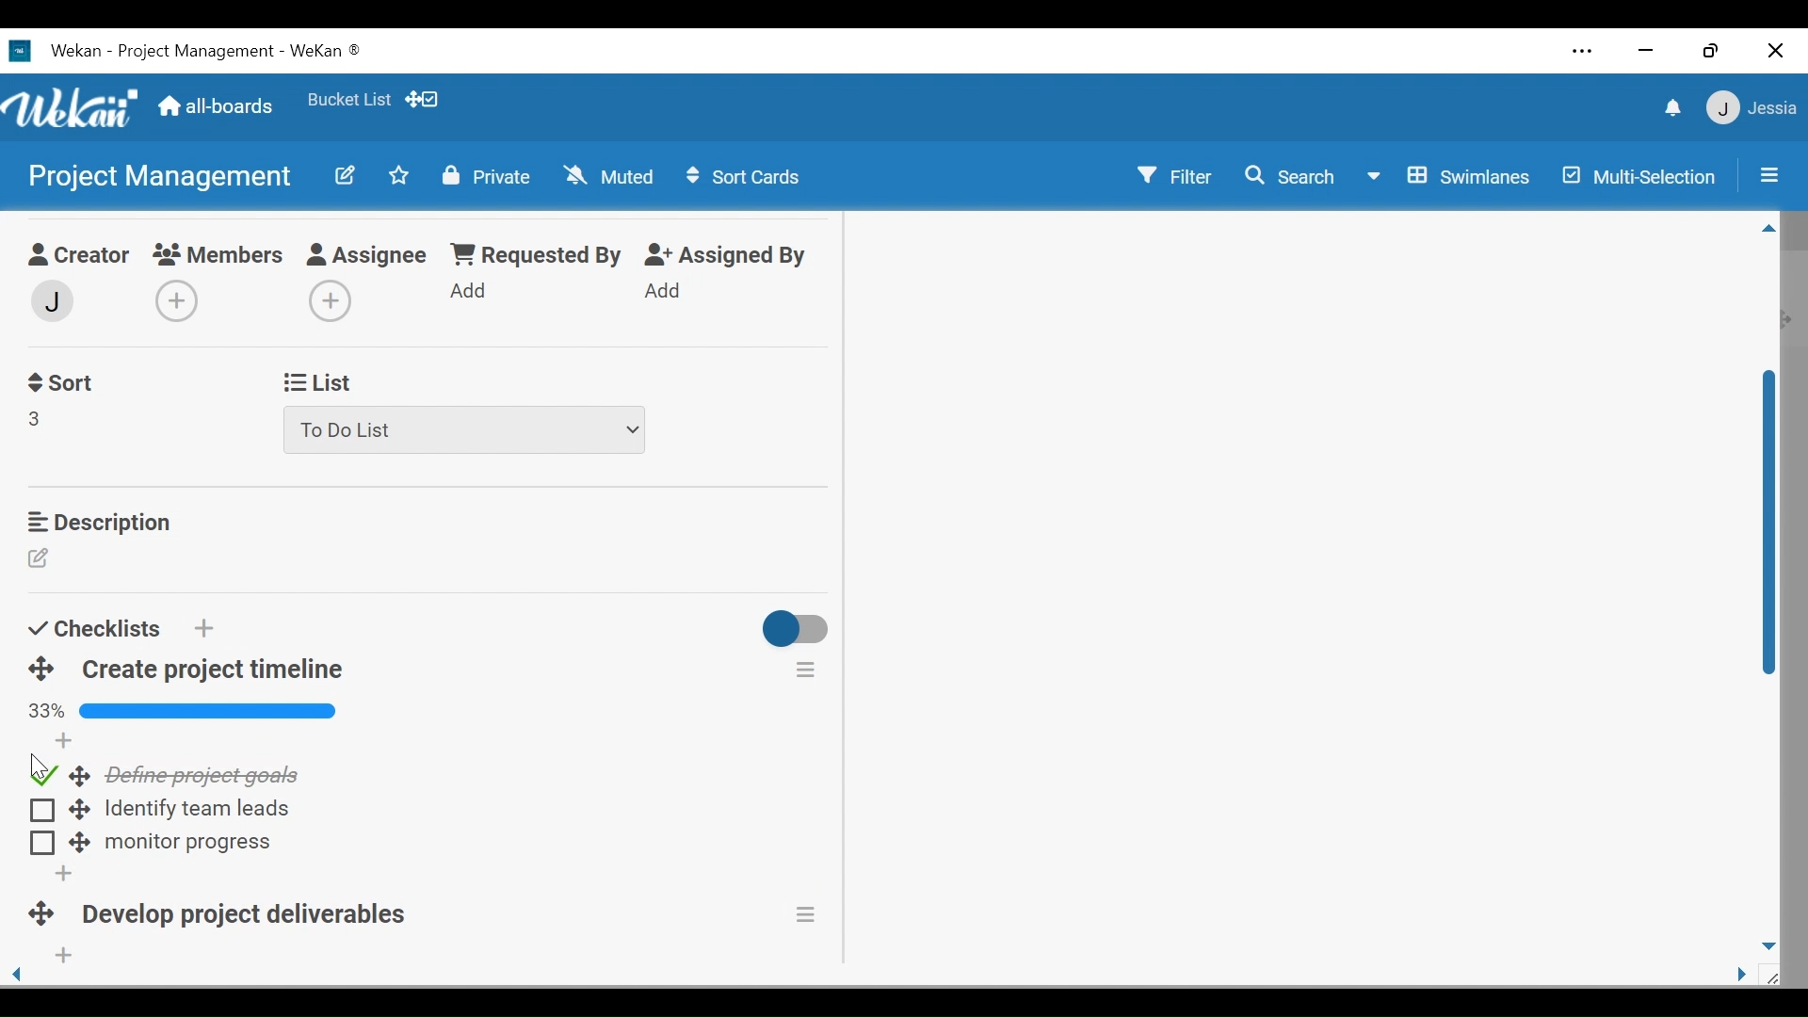 The width and height of the screenshot is (1808, 1017). What do you see at coordinates (747, 176) in the screenshot?
I see `Sort Cards` at bounding box center [747, 176].